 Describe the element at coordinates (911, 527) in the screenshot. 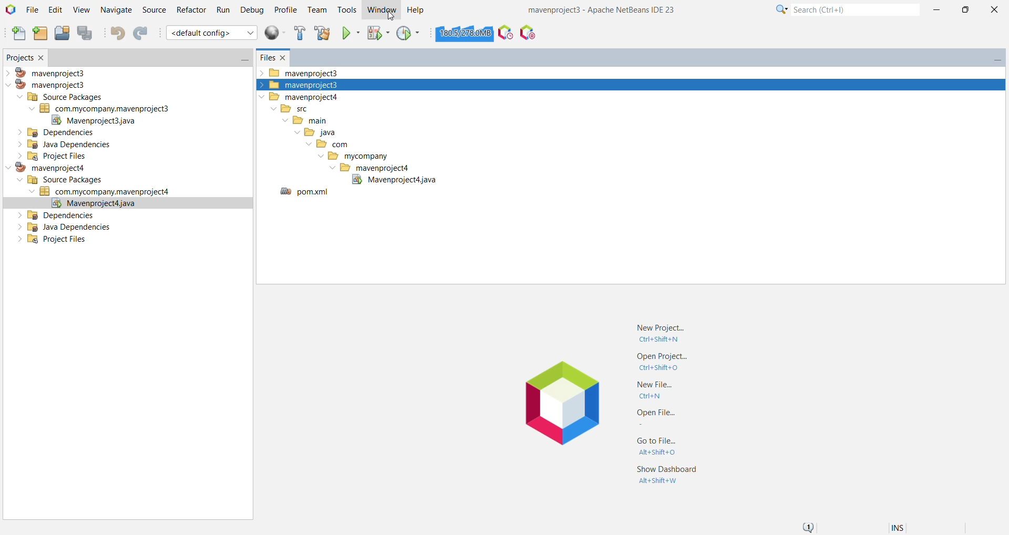

I see `Encoding` at that location.